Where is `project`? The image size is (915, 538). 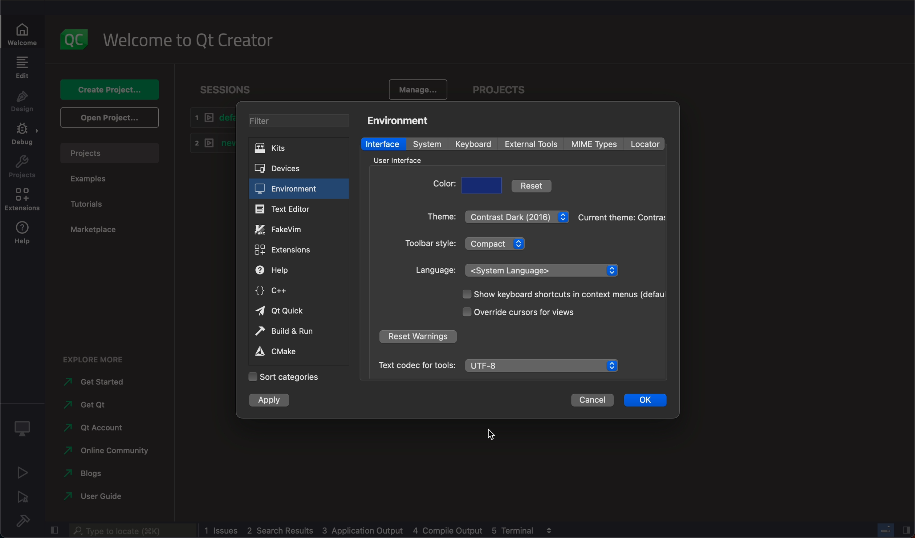
project is located at coordinates (109, 151).